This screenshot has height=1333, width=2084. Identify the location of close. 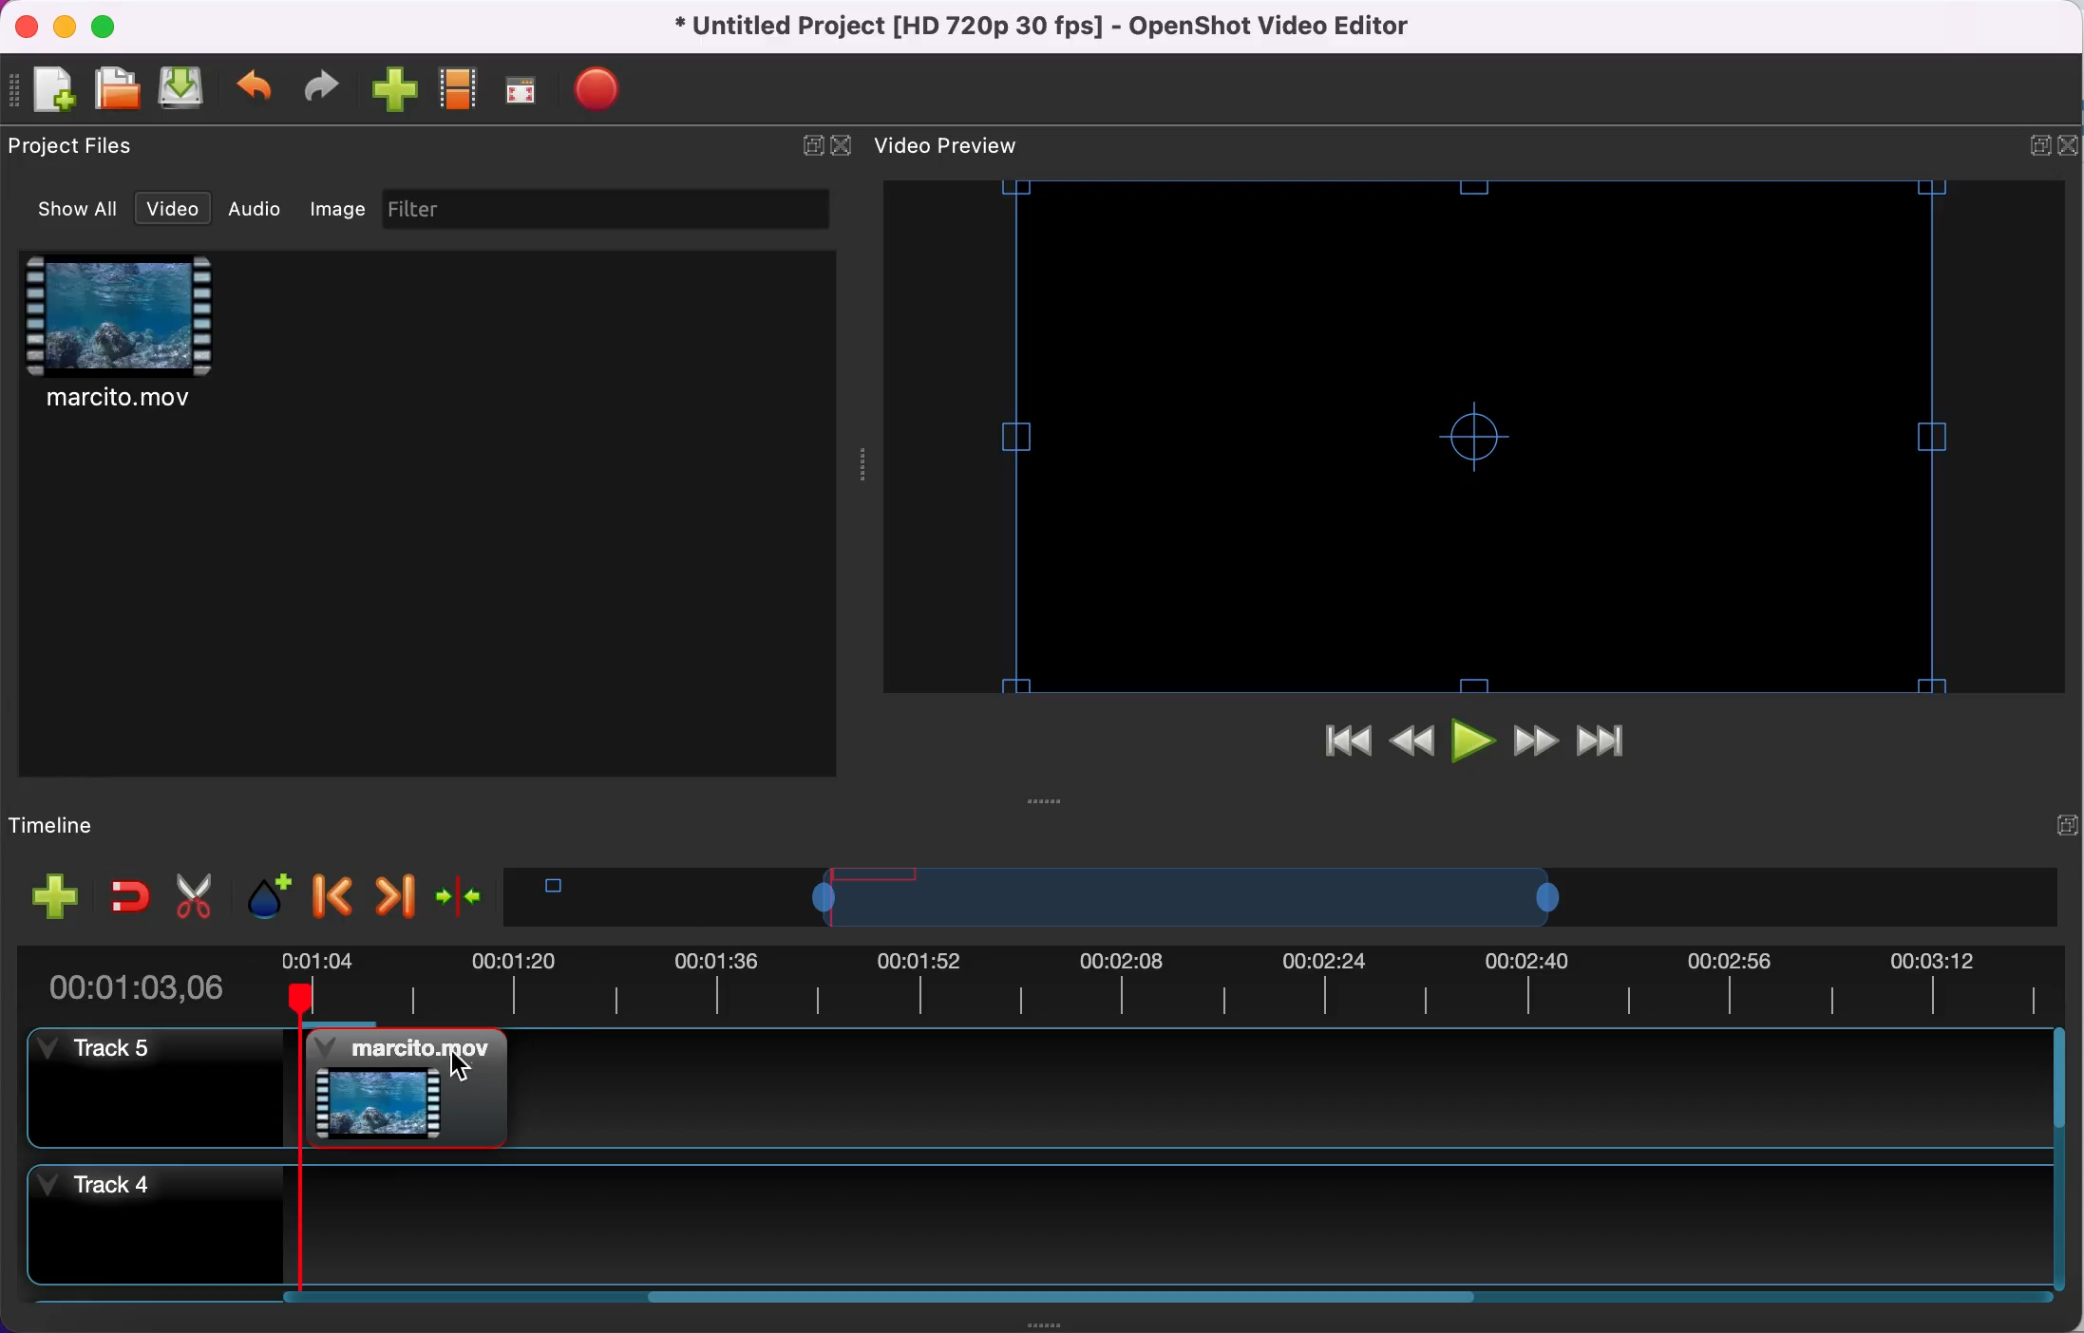
(29, 26).